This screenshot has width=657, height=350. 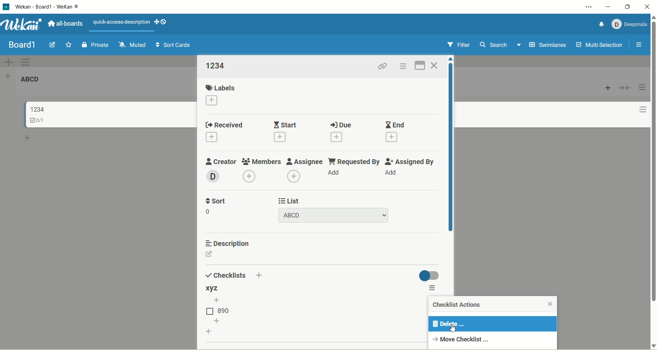 I want to click on wekan, so click(x=22, y=25).